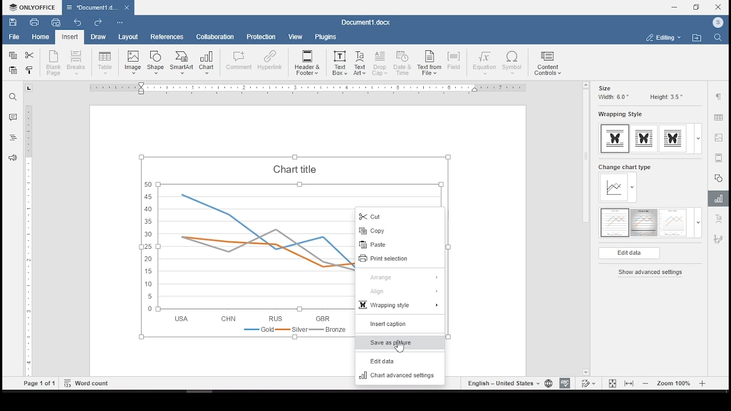 The width and height of the screenshot is (731, 411). I want to click on word count, so click(89, 382).